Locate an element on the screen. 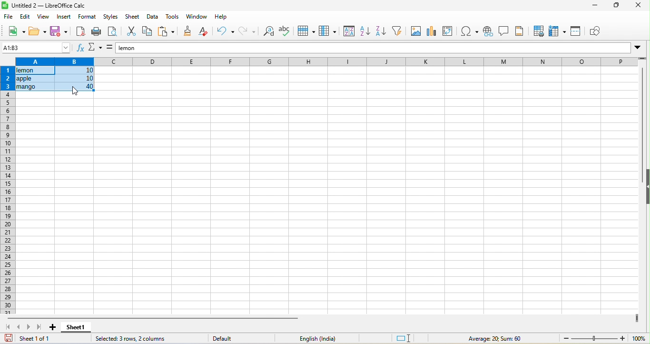 This screenshot has width=650, height=344. selected 3 rows, 2 columns is located at coordinates (138, 338).